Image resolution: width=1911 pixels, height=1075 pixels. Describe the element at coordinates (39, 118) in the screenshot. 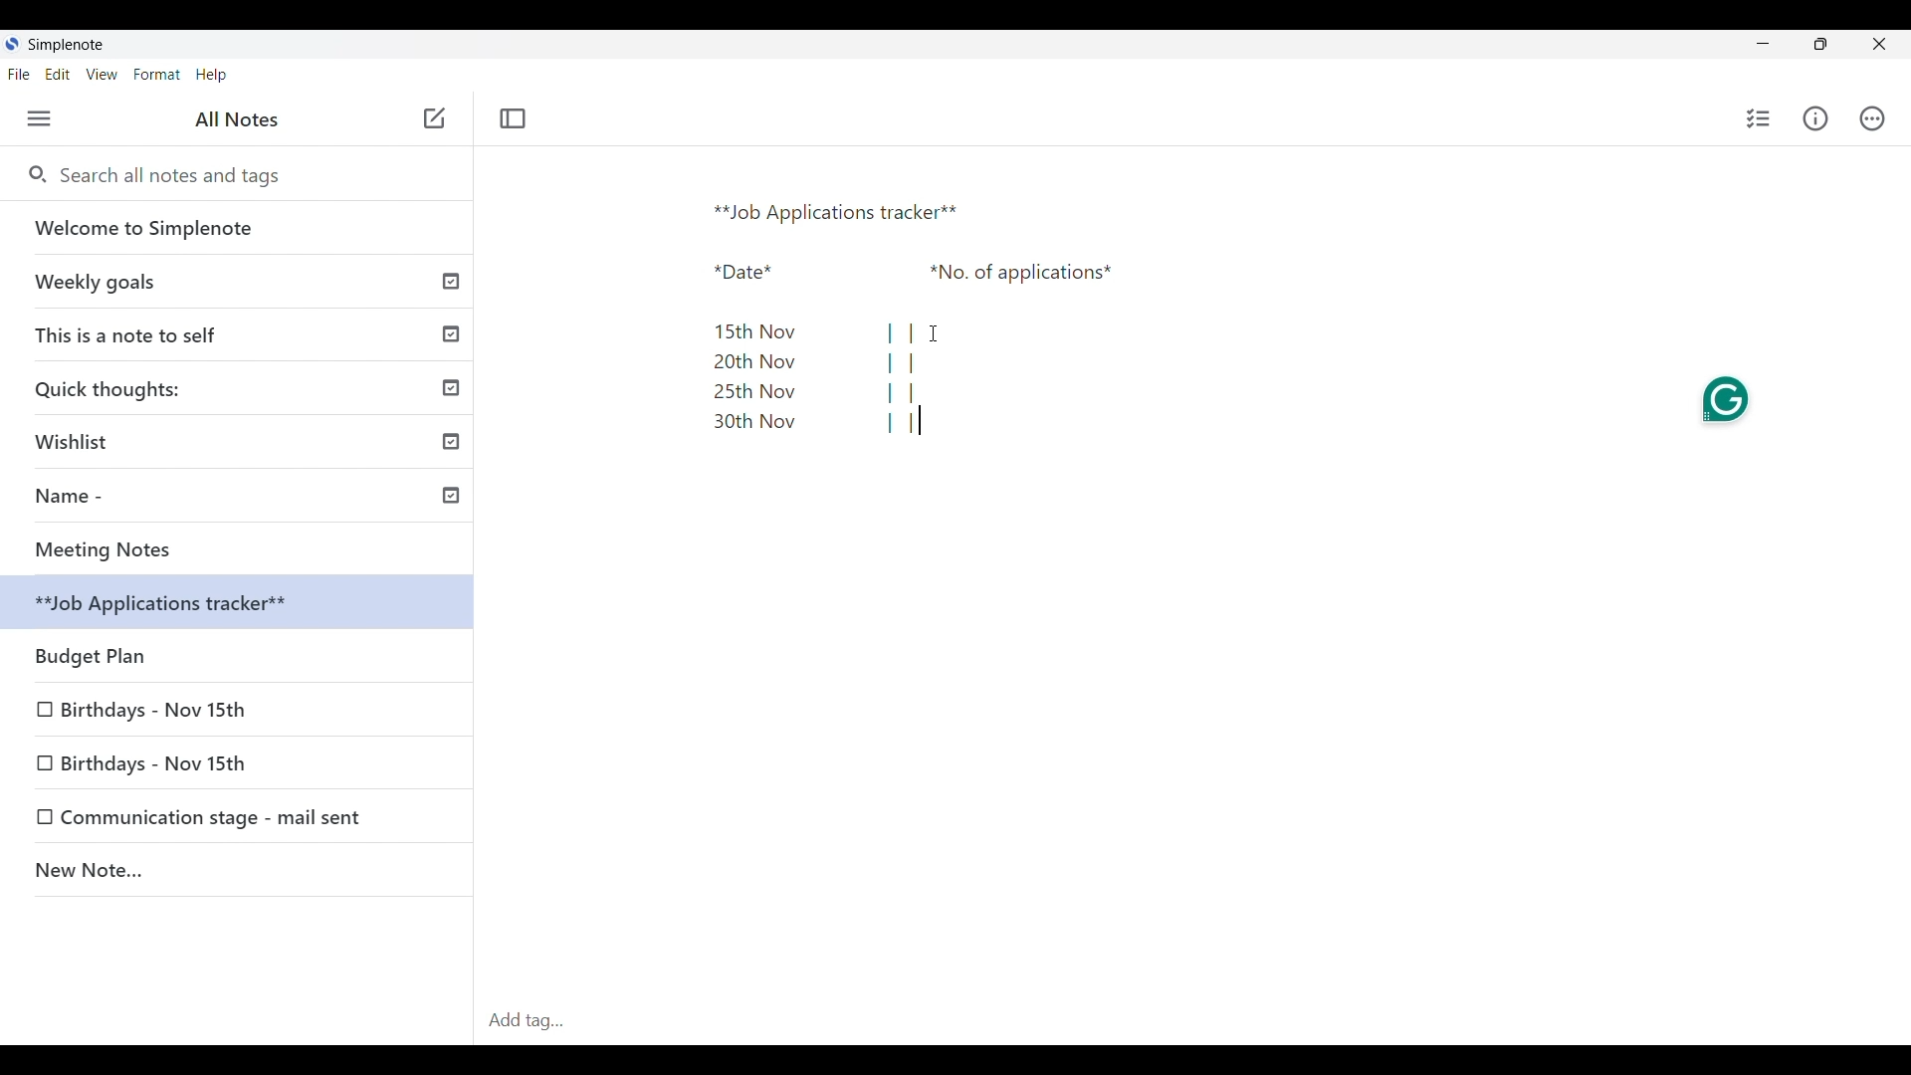

I see `Menu` at that location.